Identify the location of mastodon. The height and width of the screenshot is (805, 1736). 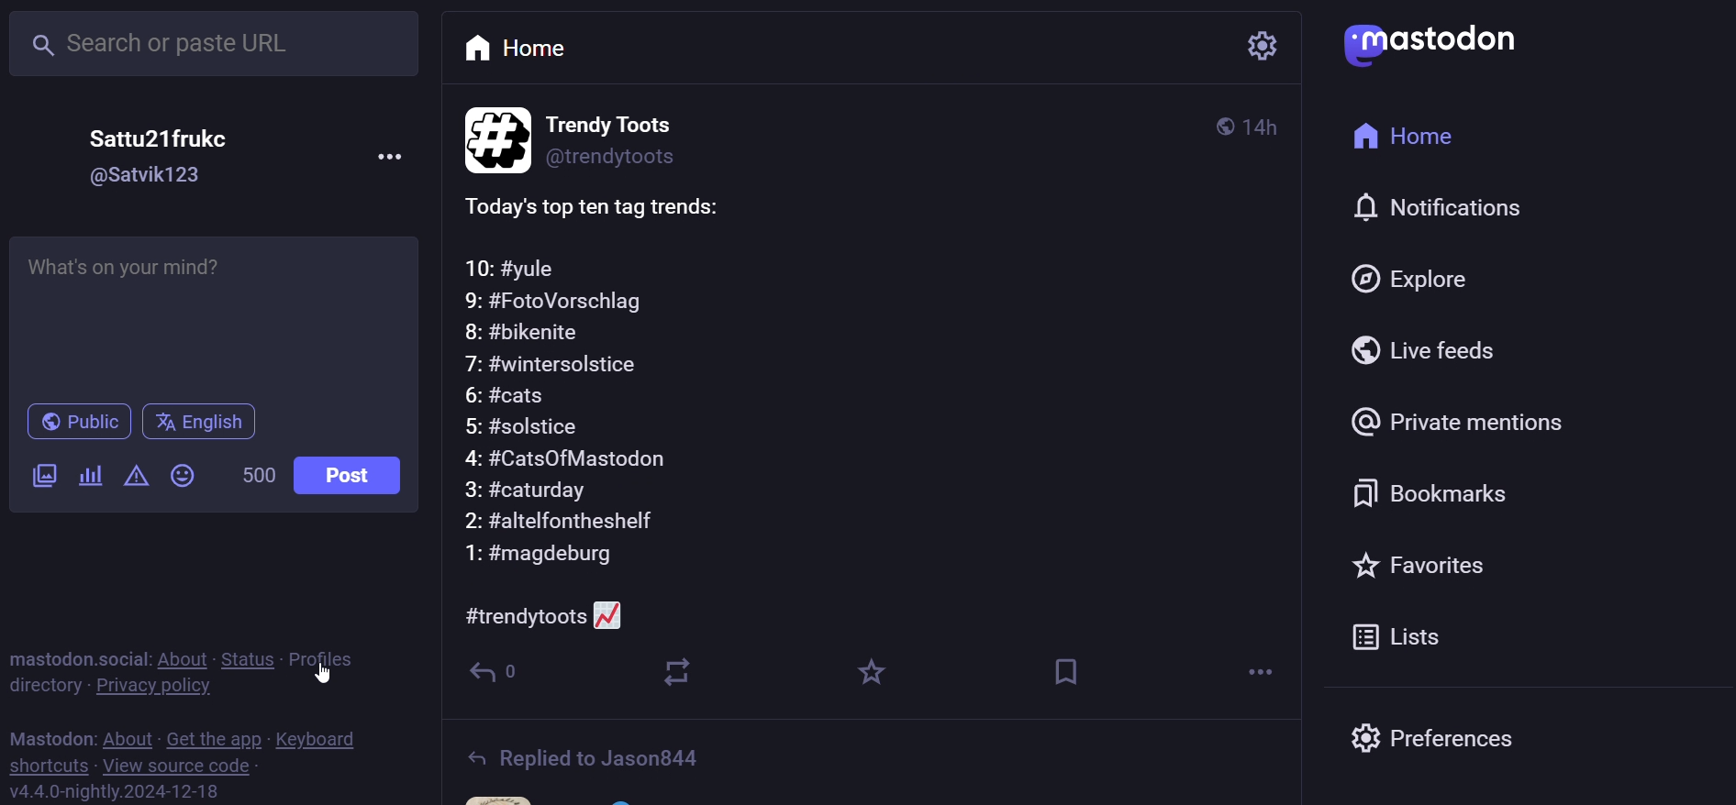
(50, 739).